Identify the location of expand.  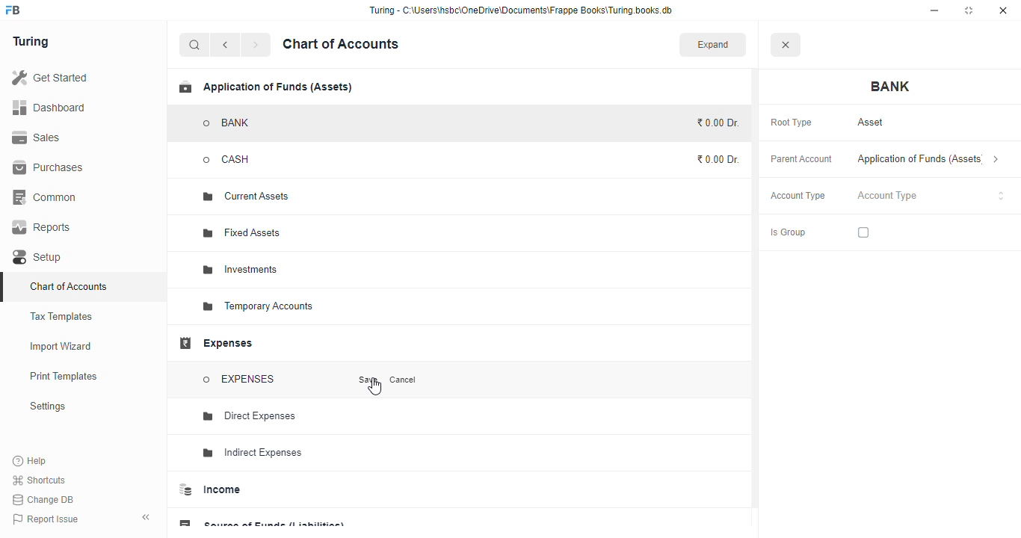
(713, 44).